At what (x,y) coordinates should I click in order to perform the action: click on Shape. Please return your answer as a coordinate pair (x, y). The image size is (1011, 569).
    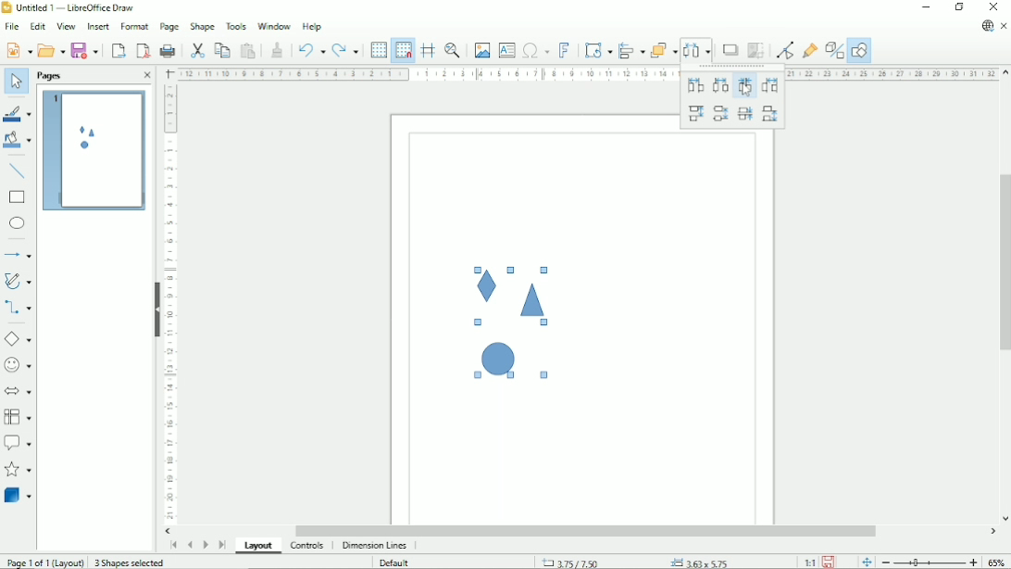
    Looking at the image, I should click on (202, 27).